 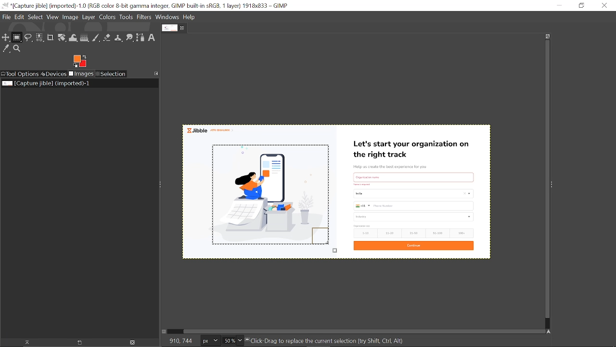 What do you see at coordinates (548, 331) in the screenshot?
I see `Navigate this window` at bounding box center [548, 331].